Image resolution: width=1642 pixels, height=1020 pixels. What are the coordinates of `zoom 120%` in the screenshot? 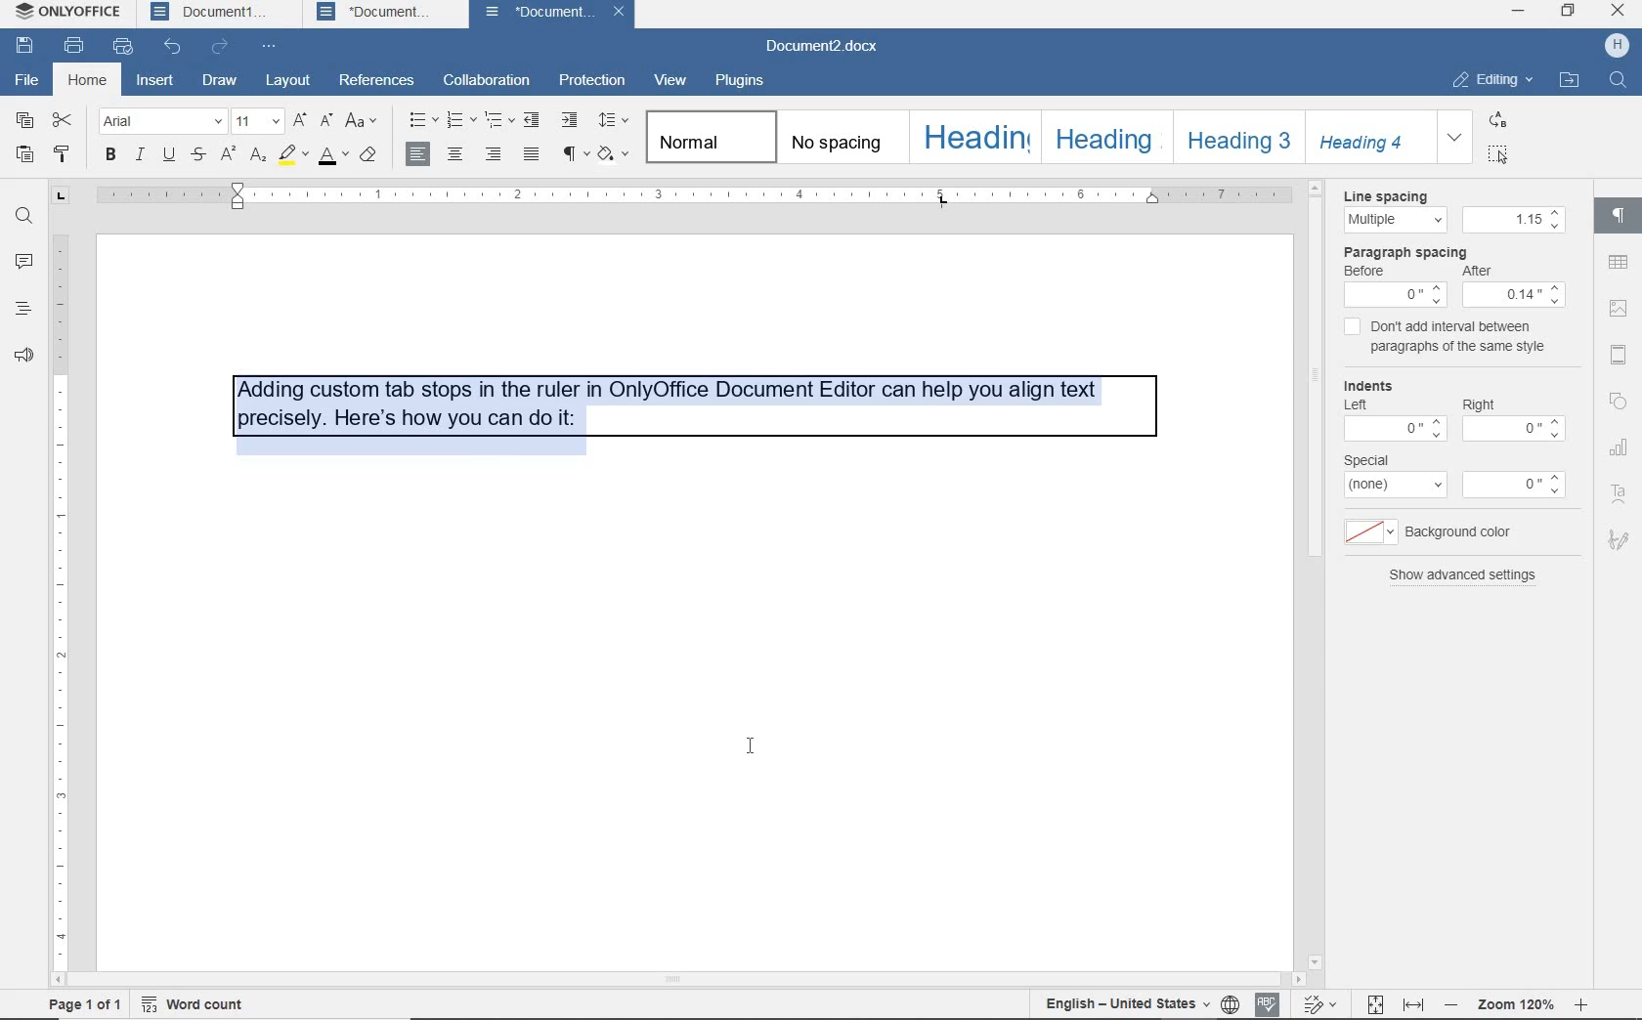 It's located at (1515, 1003).